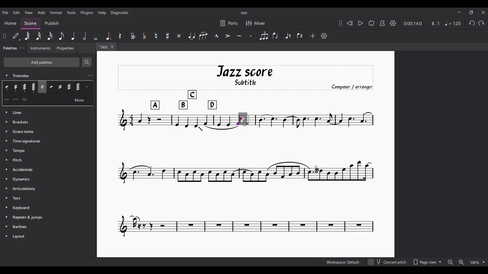 This screenshot has width=488, height=274. What do you see at coordinates (49, 160) in the screenshot?
I see `Pitch` at bounding box center [49, 160].